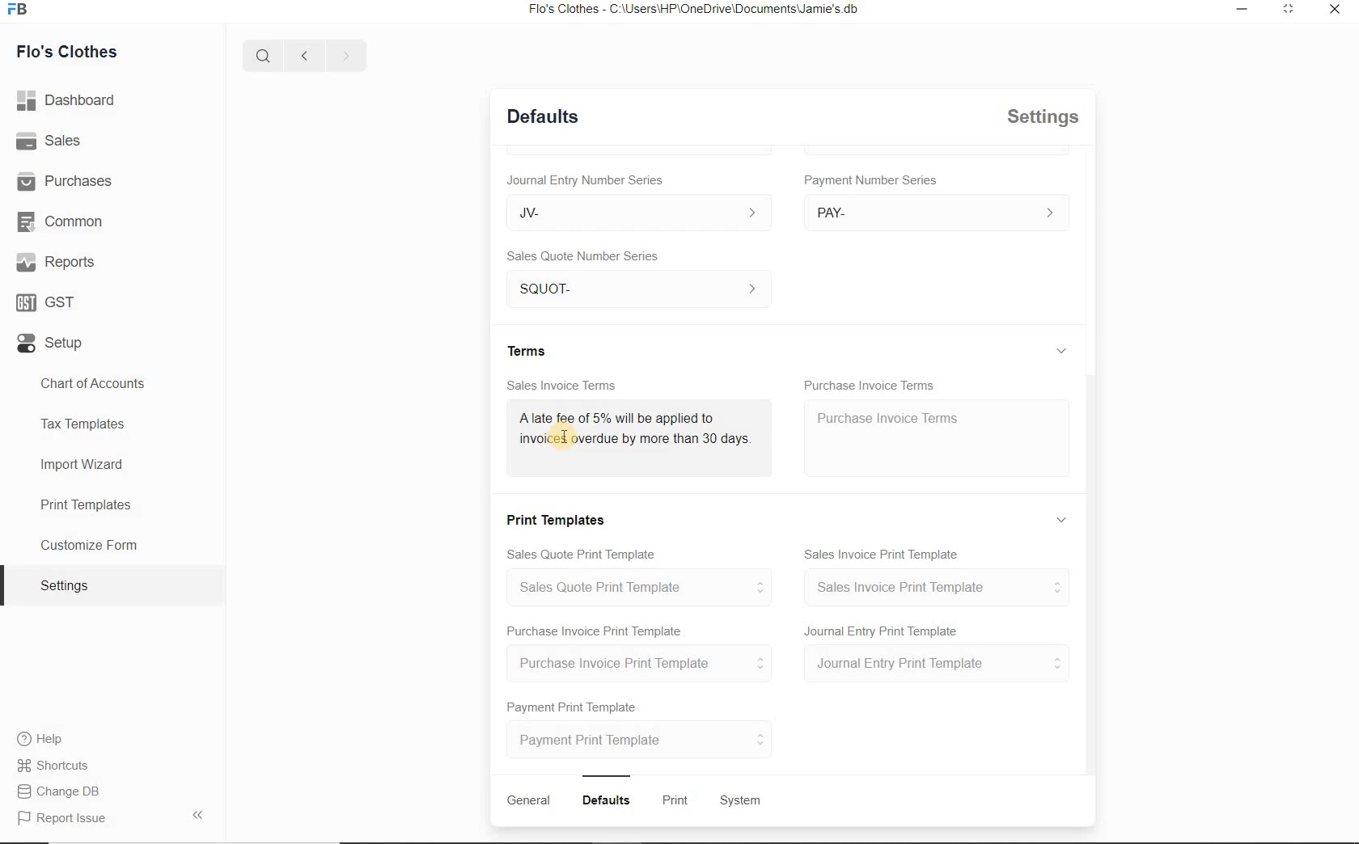 This screenshot has width=1359, height=844. Describe the element at coordinates (574, 704) in the screenshot. I see `Payment Print Template` at that location.